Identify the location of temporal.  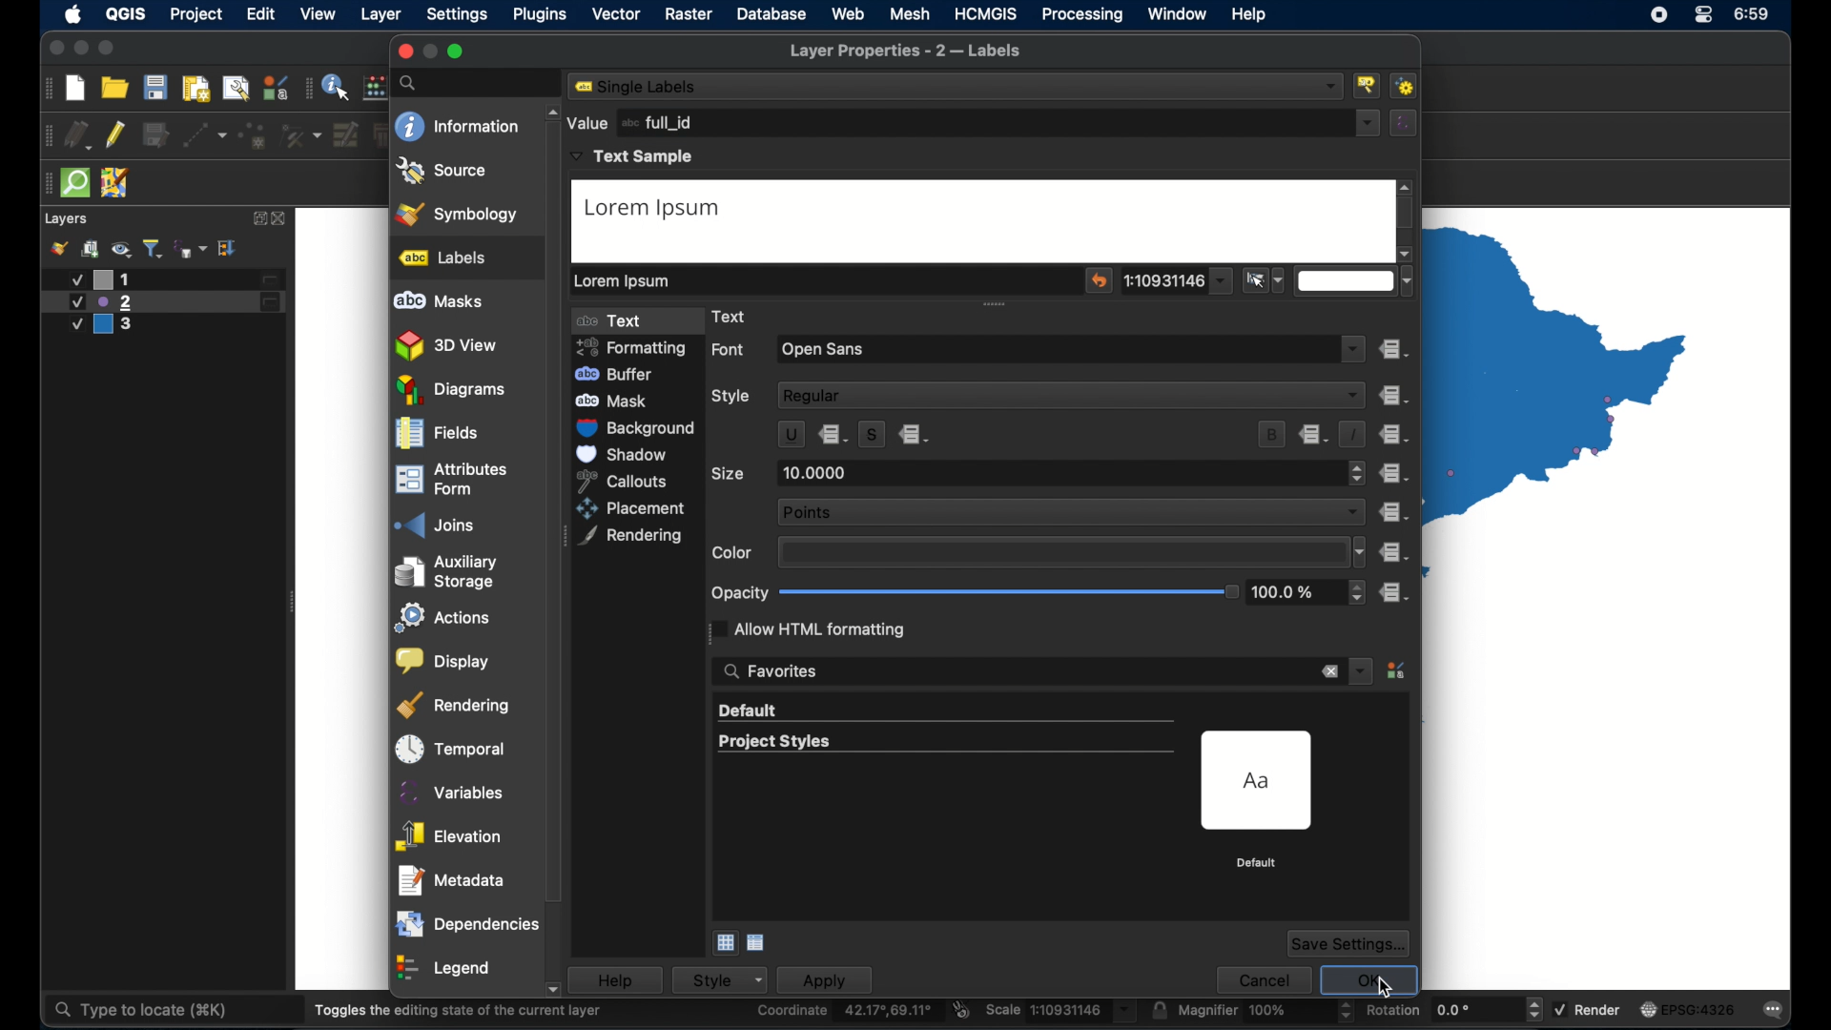
(451, 744).